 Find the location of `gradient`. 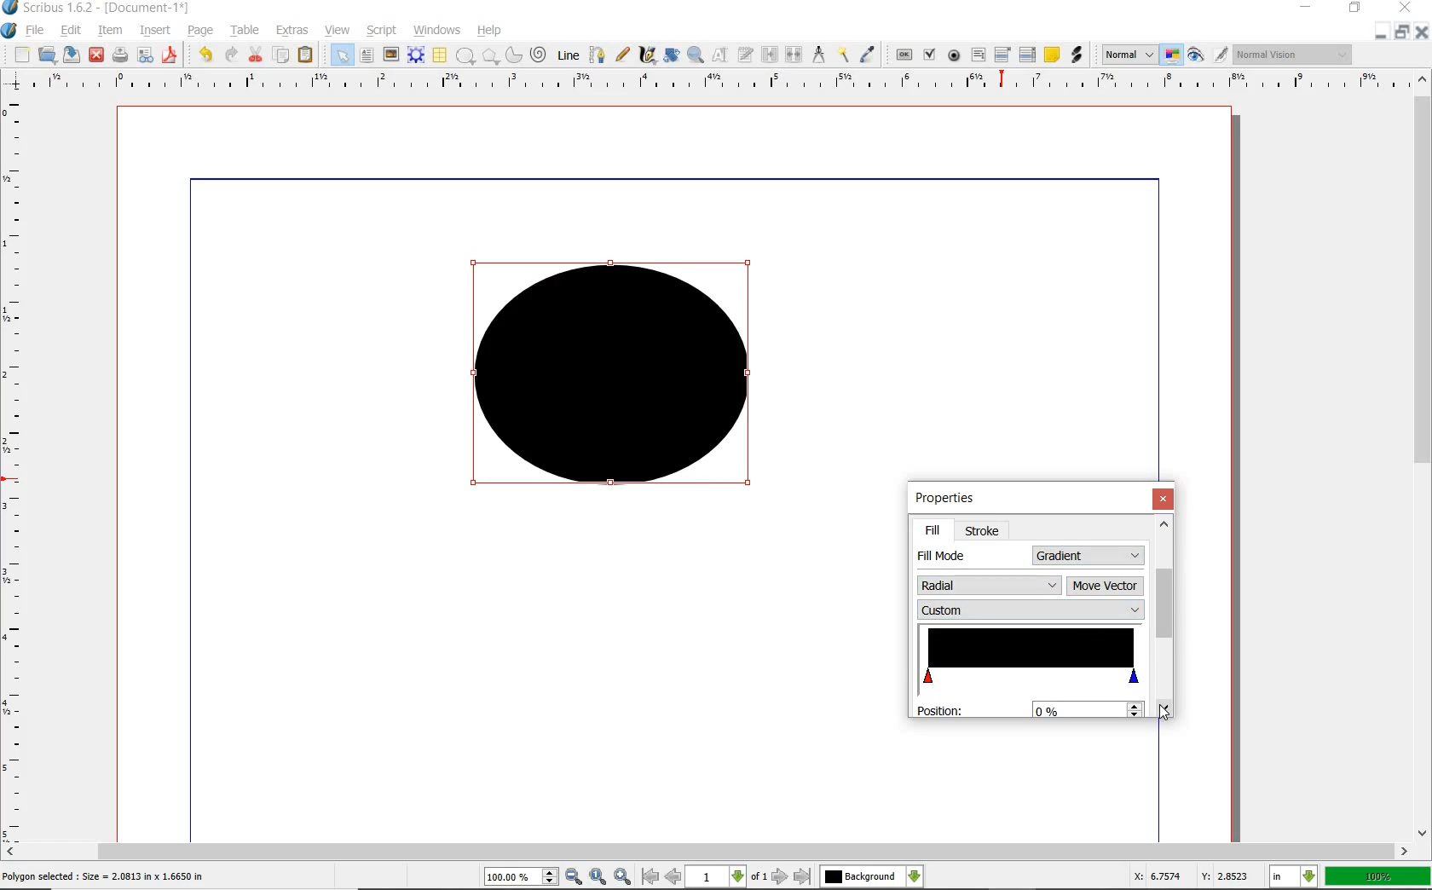

gradient is located at coordinates (1090, 555).